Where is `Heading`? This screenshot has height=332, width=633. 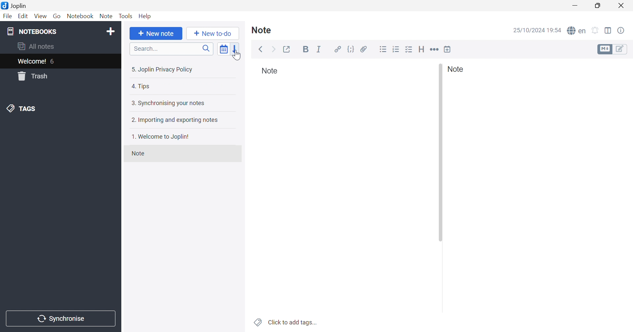 Heading is located at coordinates (422, 49).